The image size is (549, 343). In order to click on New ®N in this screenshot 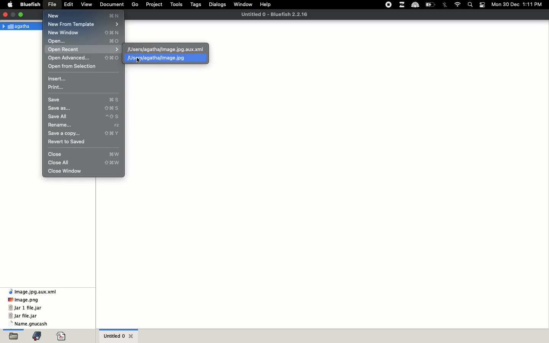, I will do `click(82, 16)`.